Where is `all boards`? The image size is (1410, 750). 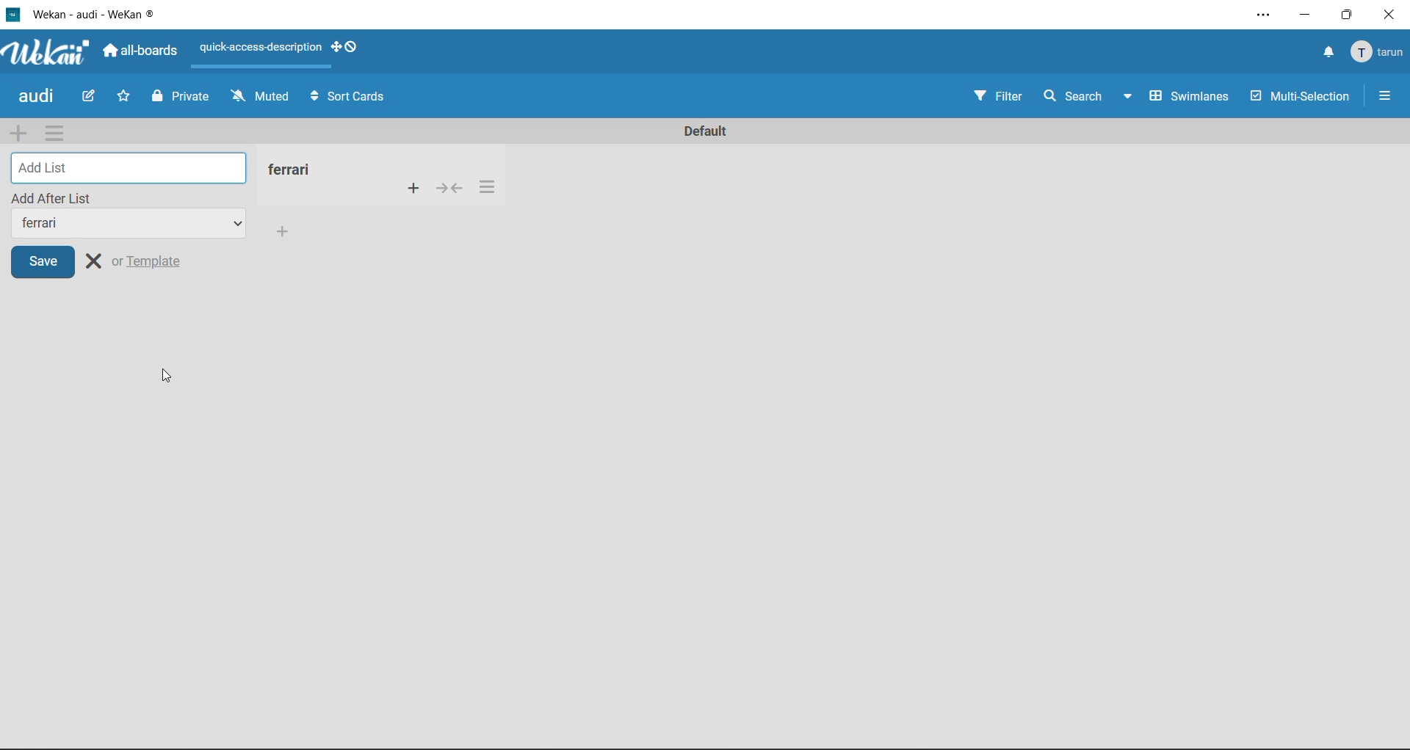 all boards is located at coordinates (140, 51).